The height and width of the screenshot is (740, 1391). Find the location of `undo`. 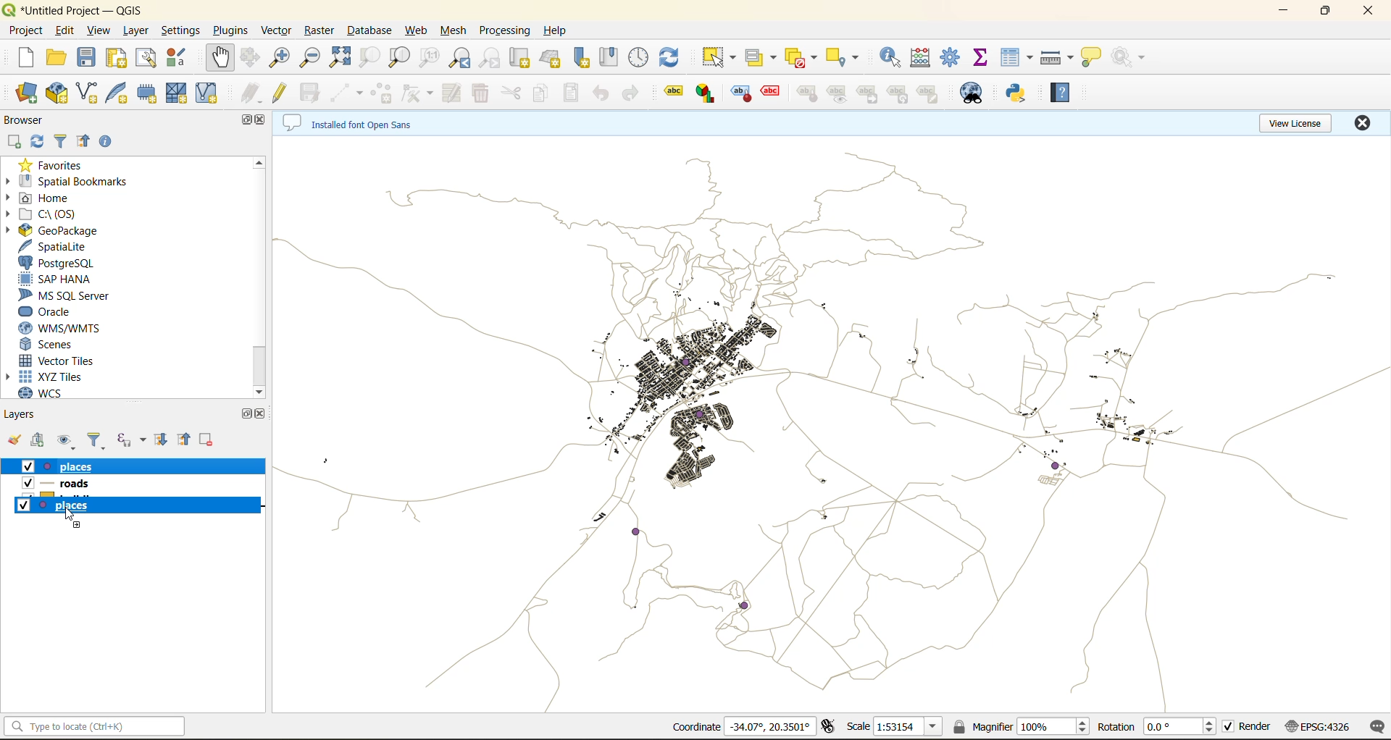

undo is located at coordinates (602, 92).